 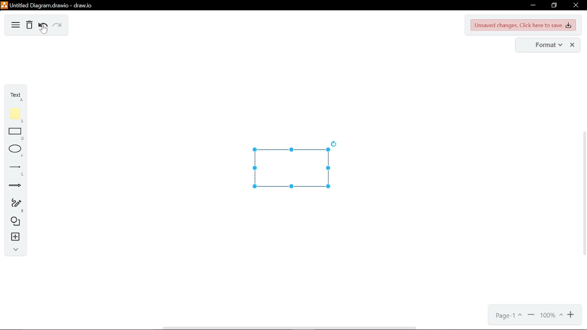 What do you see at coordinates (17, 223) in the screenshot?
I see `shapes` at bounding box center [17, 223].